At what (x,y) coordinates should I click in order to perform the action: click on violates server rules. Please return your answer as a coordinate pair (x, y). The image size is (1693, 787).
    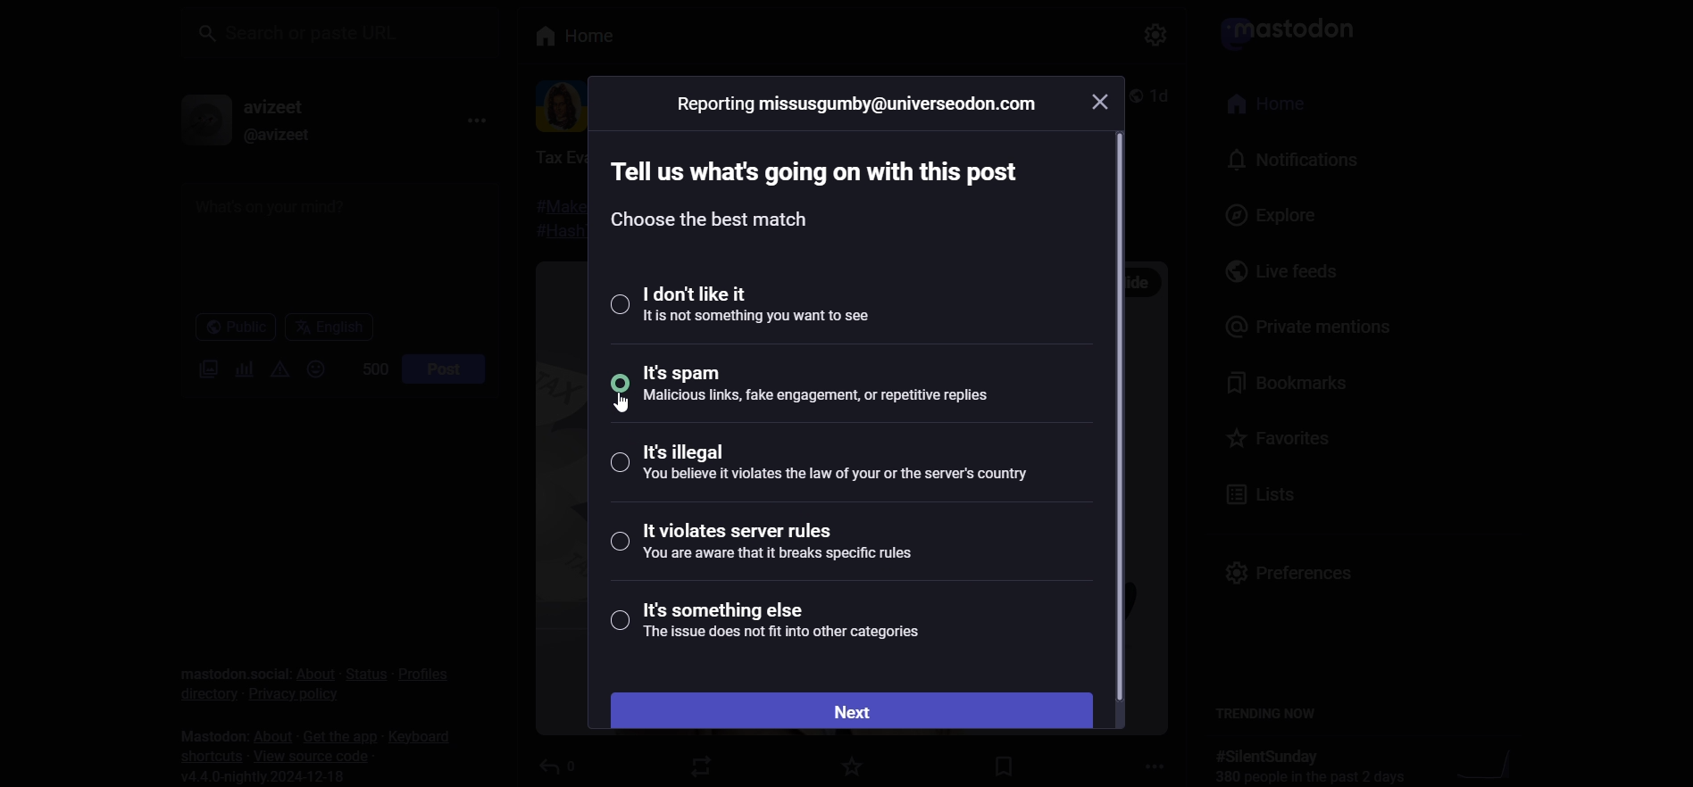
    Looking at the image, I should click on (755, 543).